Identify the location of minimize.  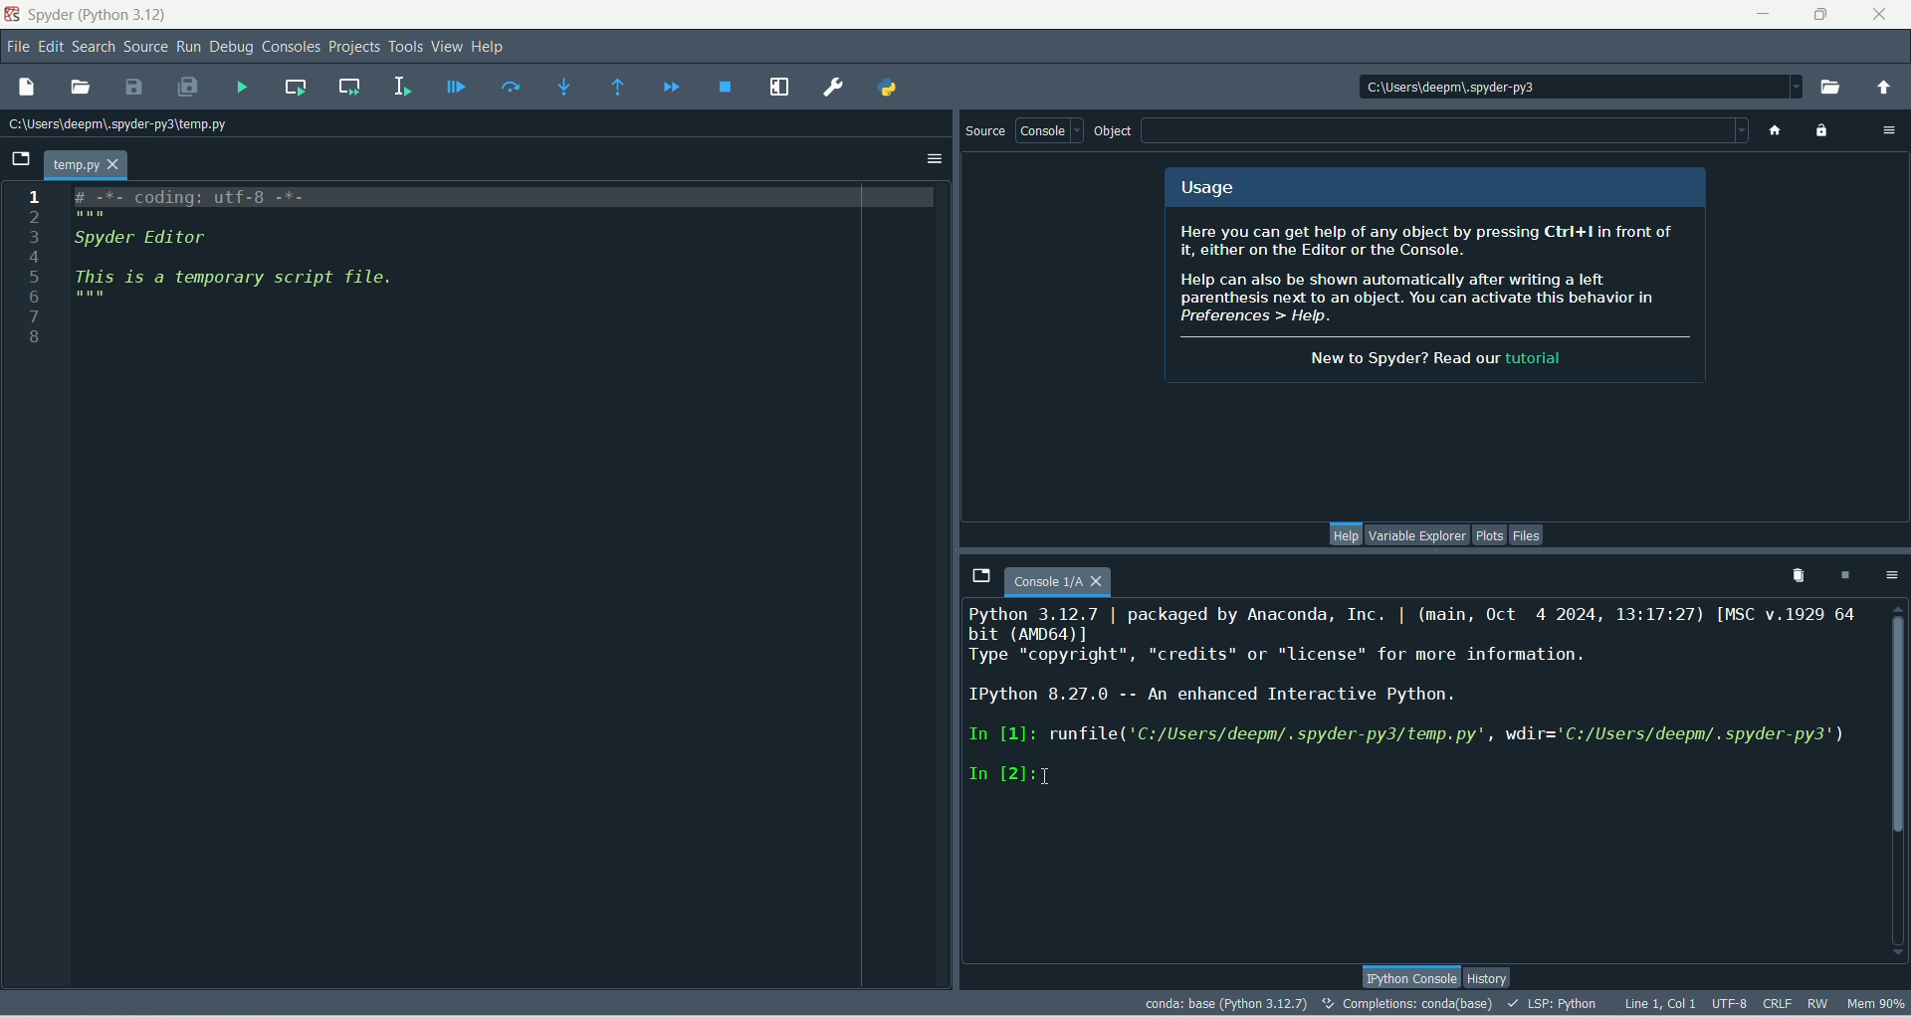
(1766, 15).